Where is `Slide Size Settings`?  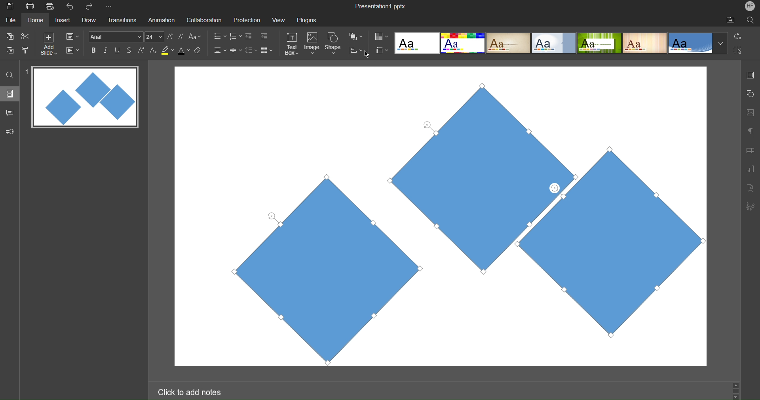 Slide Size Settings is located at coordinates (382, 50).